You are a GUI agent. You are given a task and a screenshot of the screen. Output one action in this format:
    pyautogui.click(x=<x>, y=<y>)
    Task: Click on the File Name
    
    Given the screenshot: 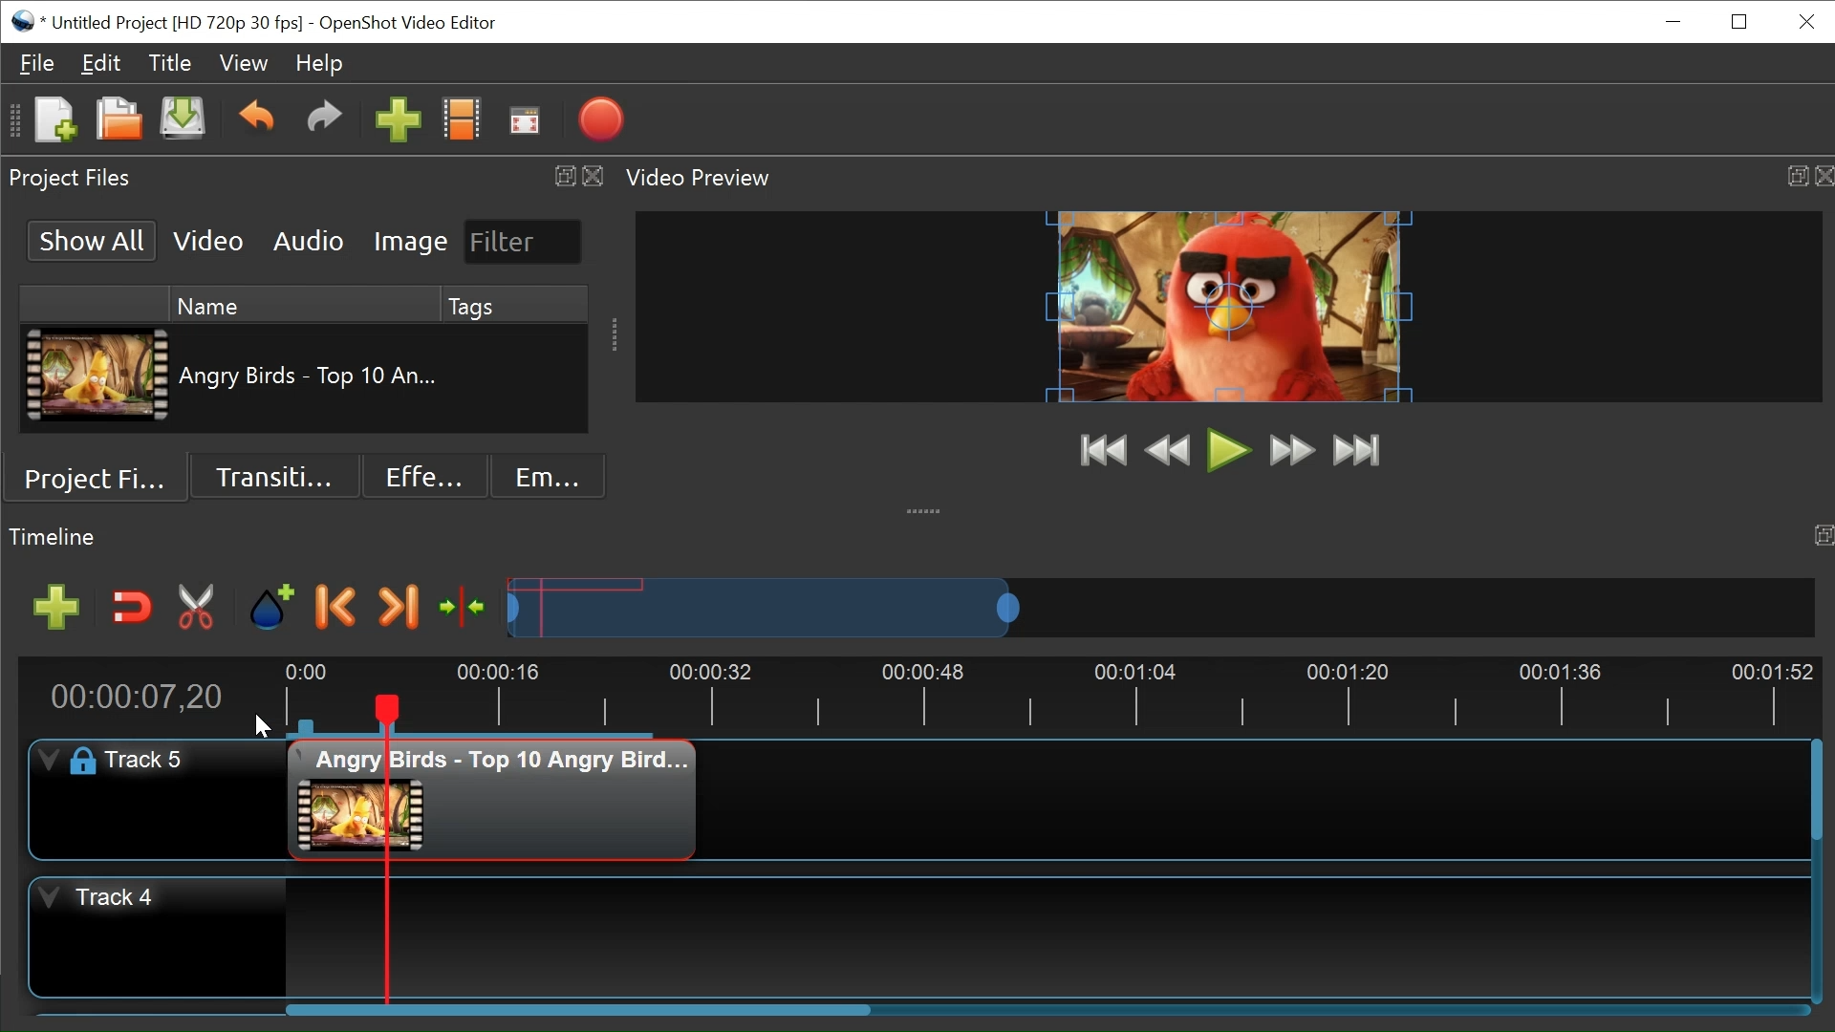 What is the action you would take?
    pyautogui.click(x=179, y=24)
    